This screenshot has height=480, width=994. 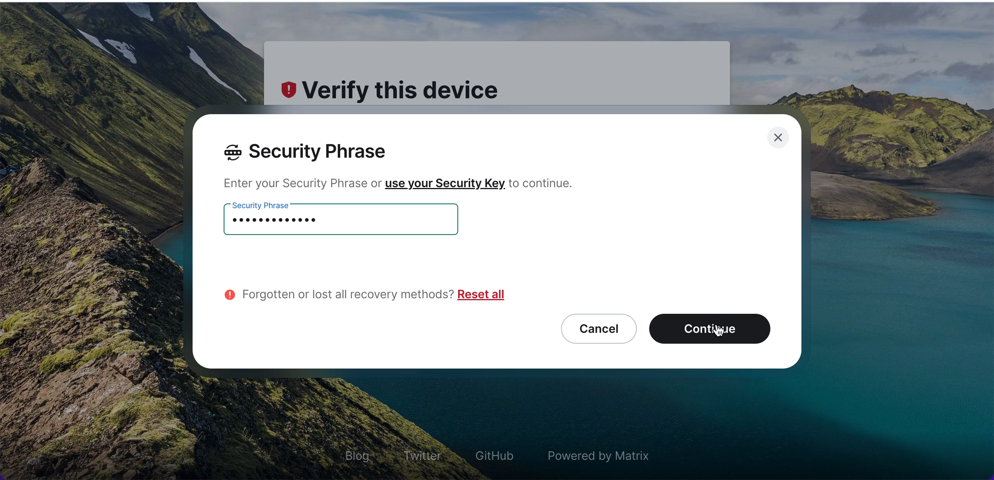 What do you see at coordinates (539, 185) in the screenshot?
I see `to continue` at bounding box center [539, 185].